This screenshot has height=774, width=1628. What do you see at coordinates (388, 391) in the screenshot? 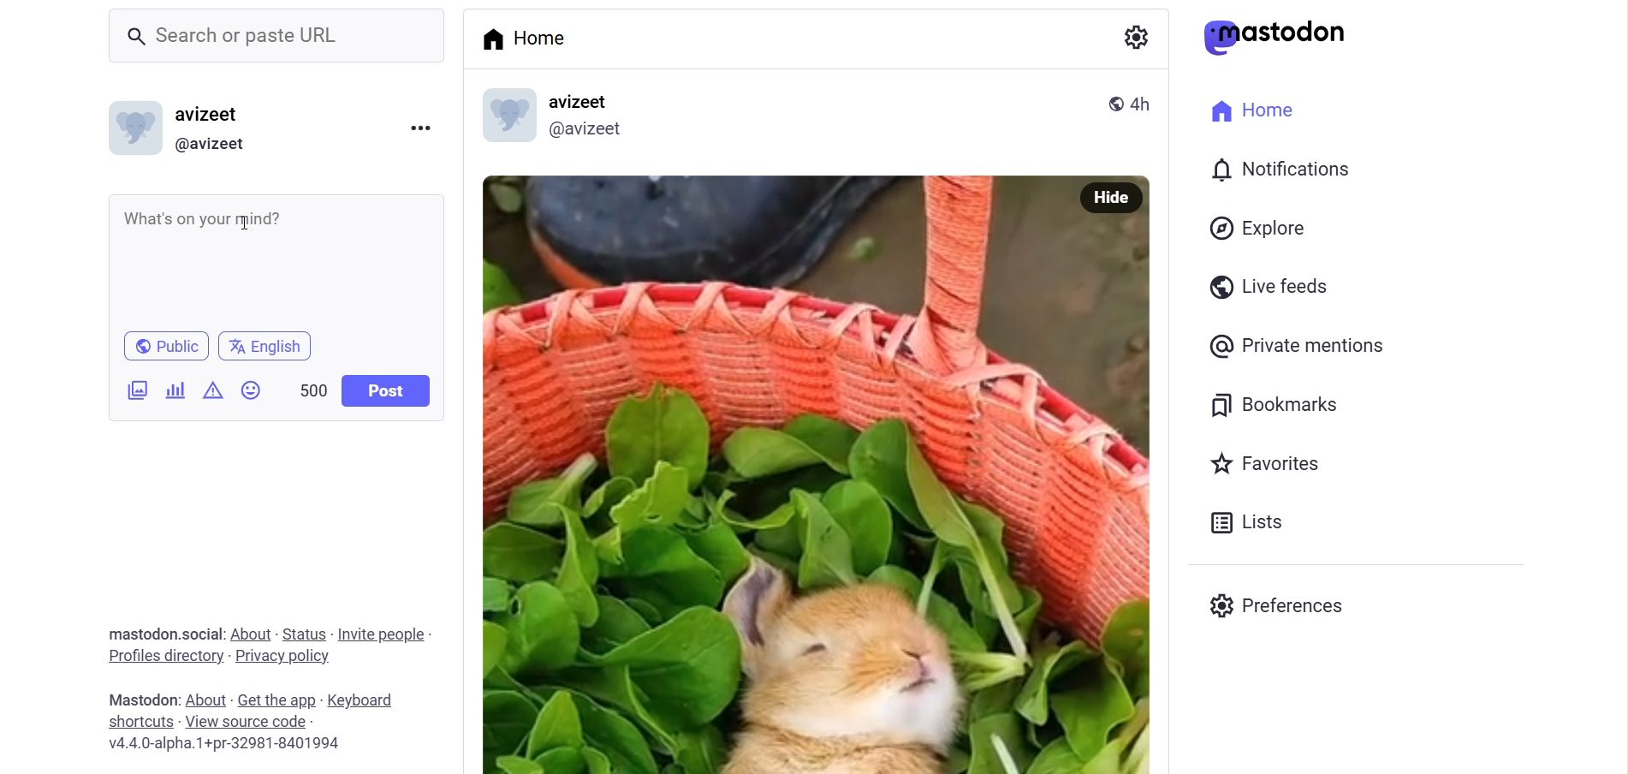
I see `Post` at bounding box center [388, 391].